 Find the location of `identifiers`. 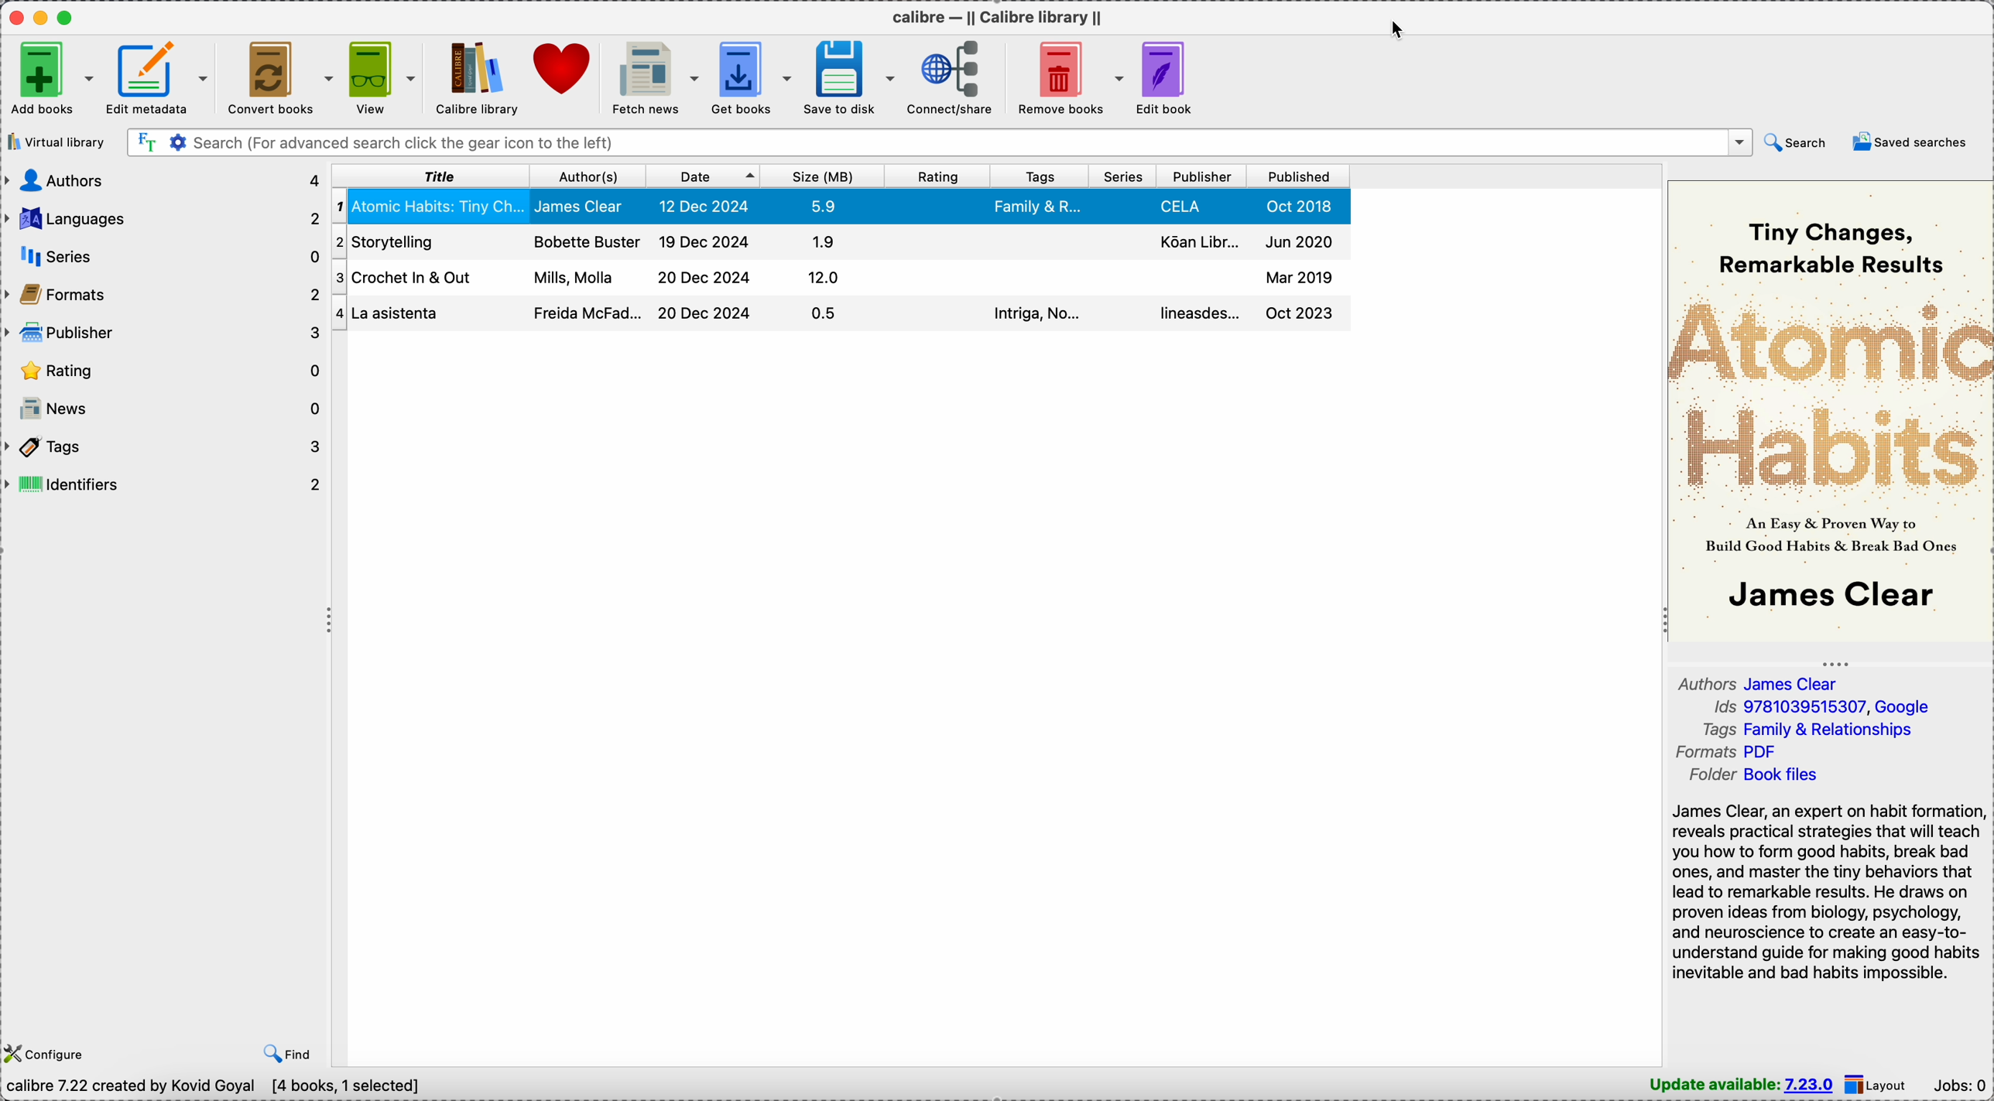

identifiers is located at coordinates (166, 487).